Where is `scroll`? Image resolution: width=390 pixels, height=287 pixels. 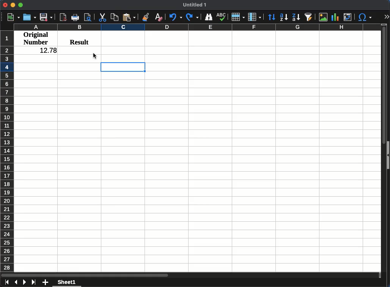
scroll is located at coordinates (382, 147).